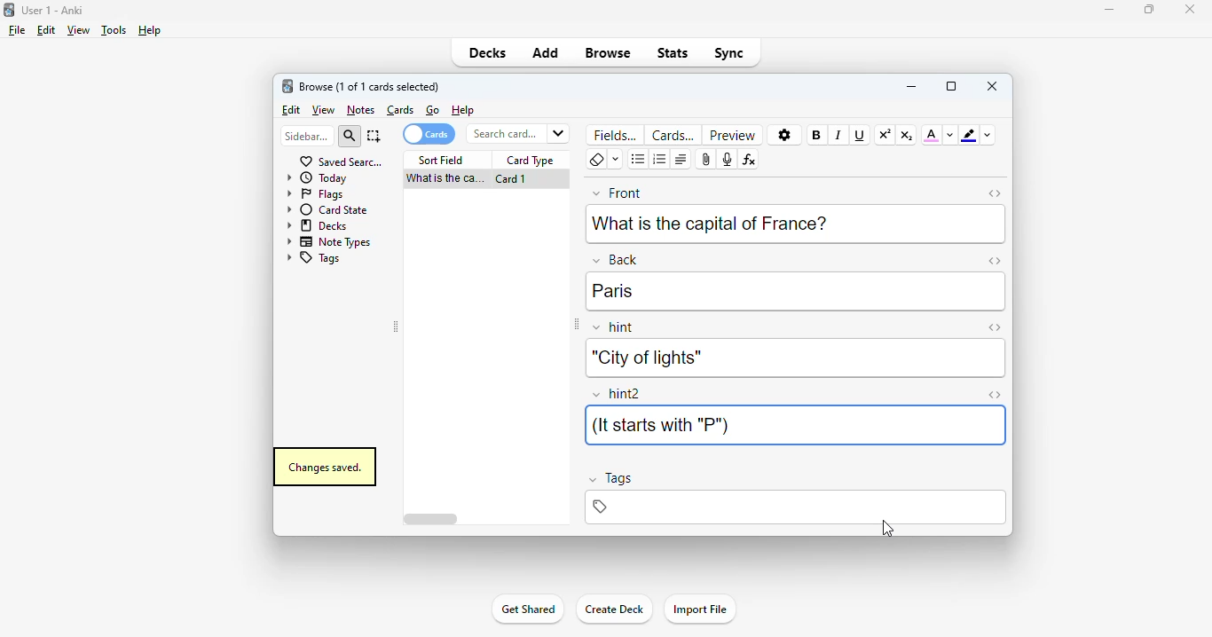  What do you see at coordinates (617, 134) in the screenshot?
I see `fields` at bounding box center [617, 134].